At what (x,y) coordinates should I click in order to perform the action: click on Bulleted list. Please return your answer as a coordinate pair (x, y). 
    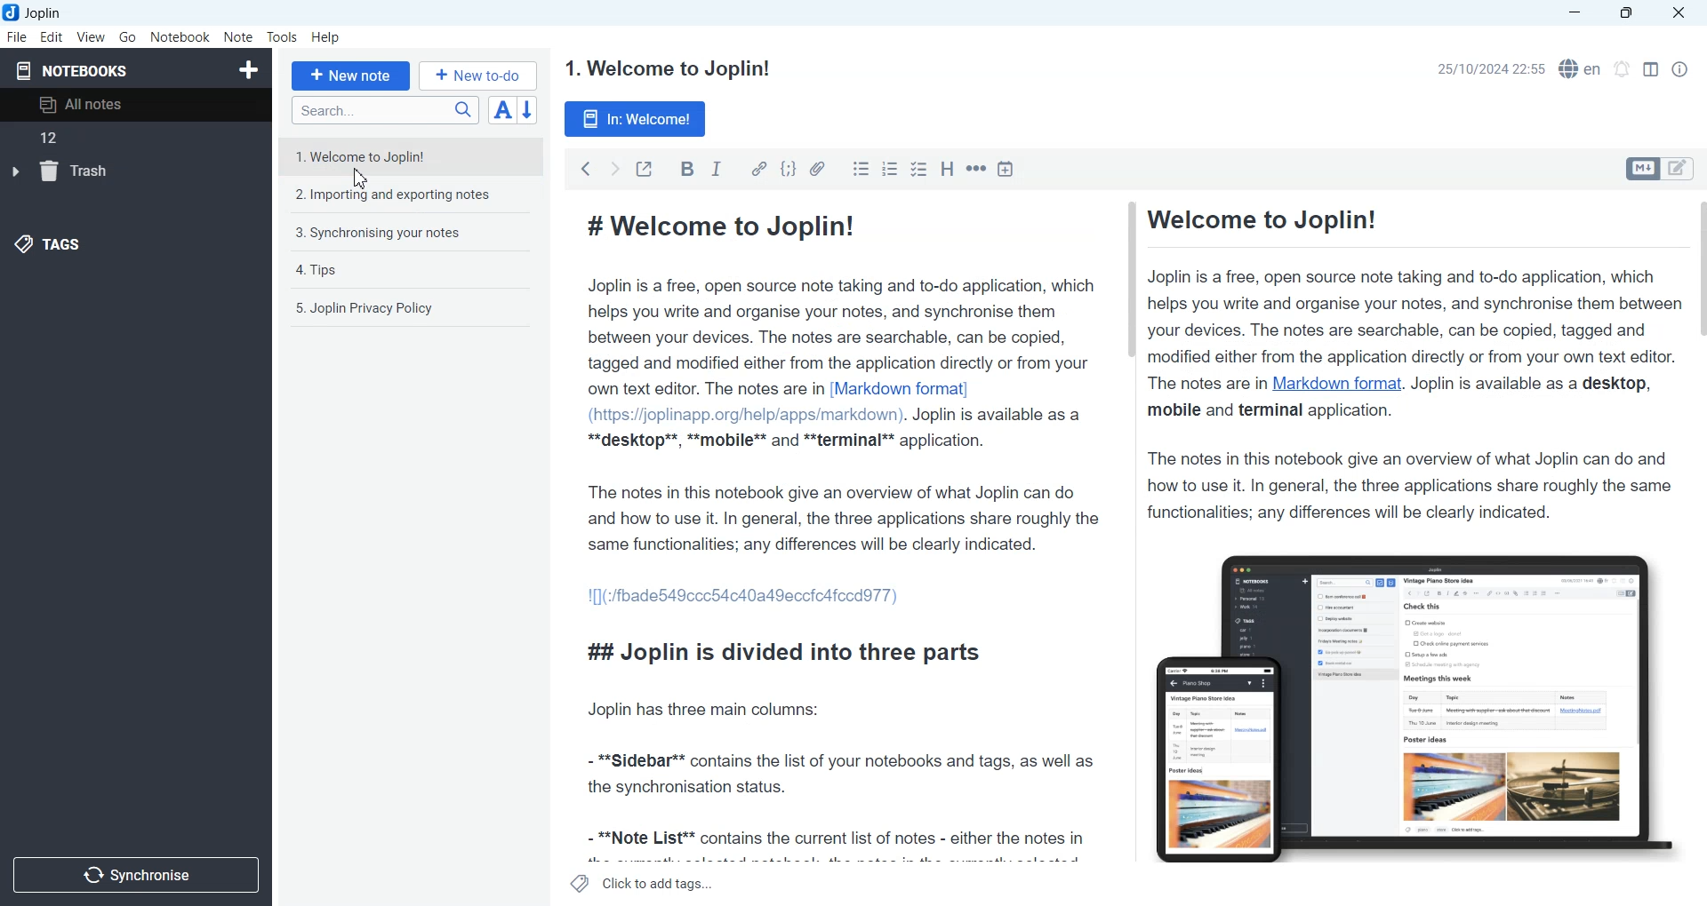
    Looking at the image, I should click on (861, 168).